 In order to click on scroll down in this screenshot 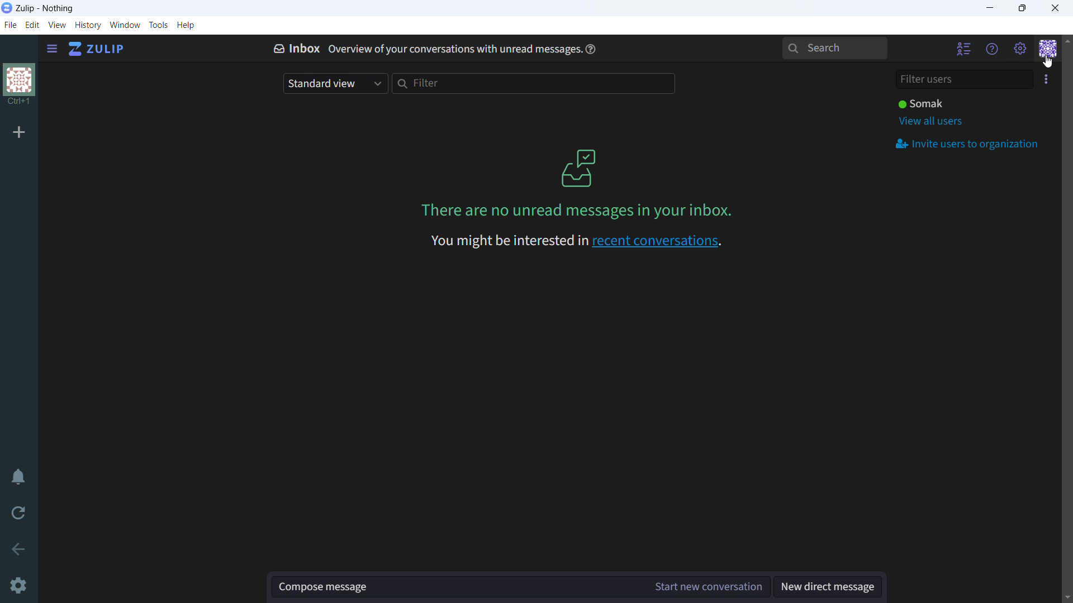, I will do `click(1066, 596)`.